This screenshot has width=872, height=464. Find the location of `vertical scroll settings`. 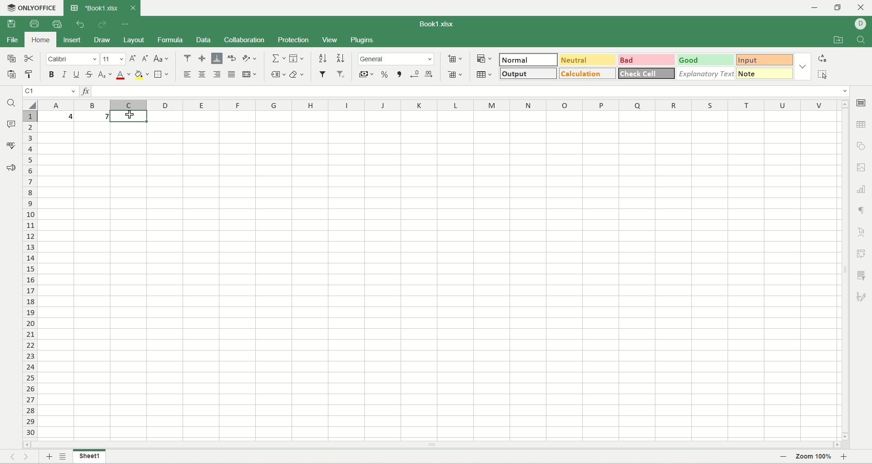

vertical scroll settings is located at coordinates (846, 269).